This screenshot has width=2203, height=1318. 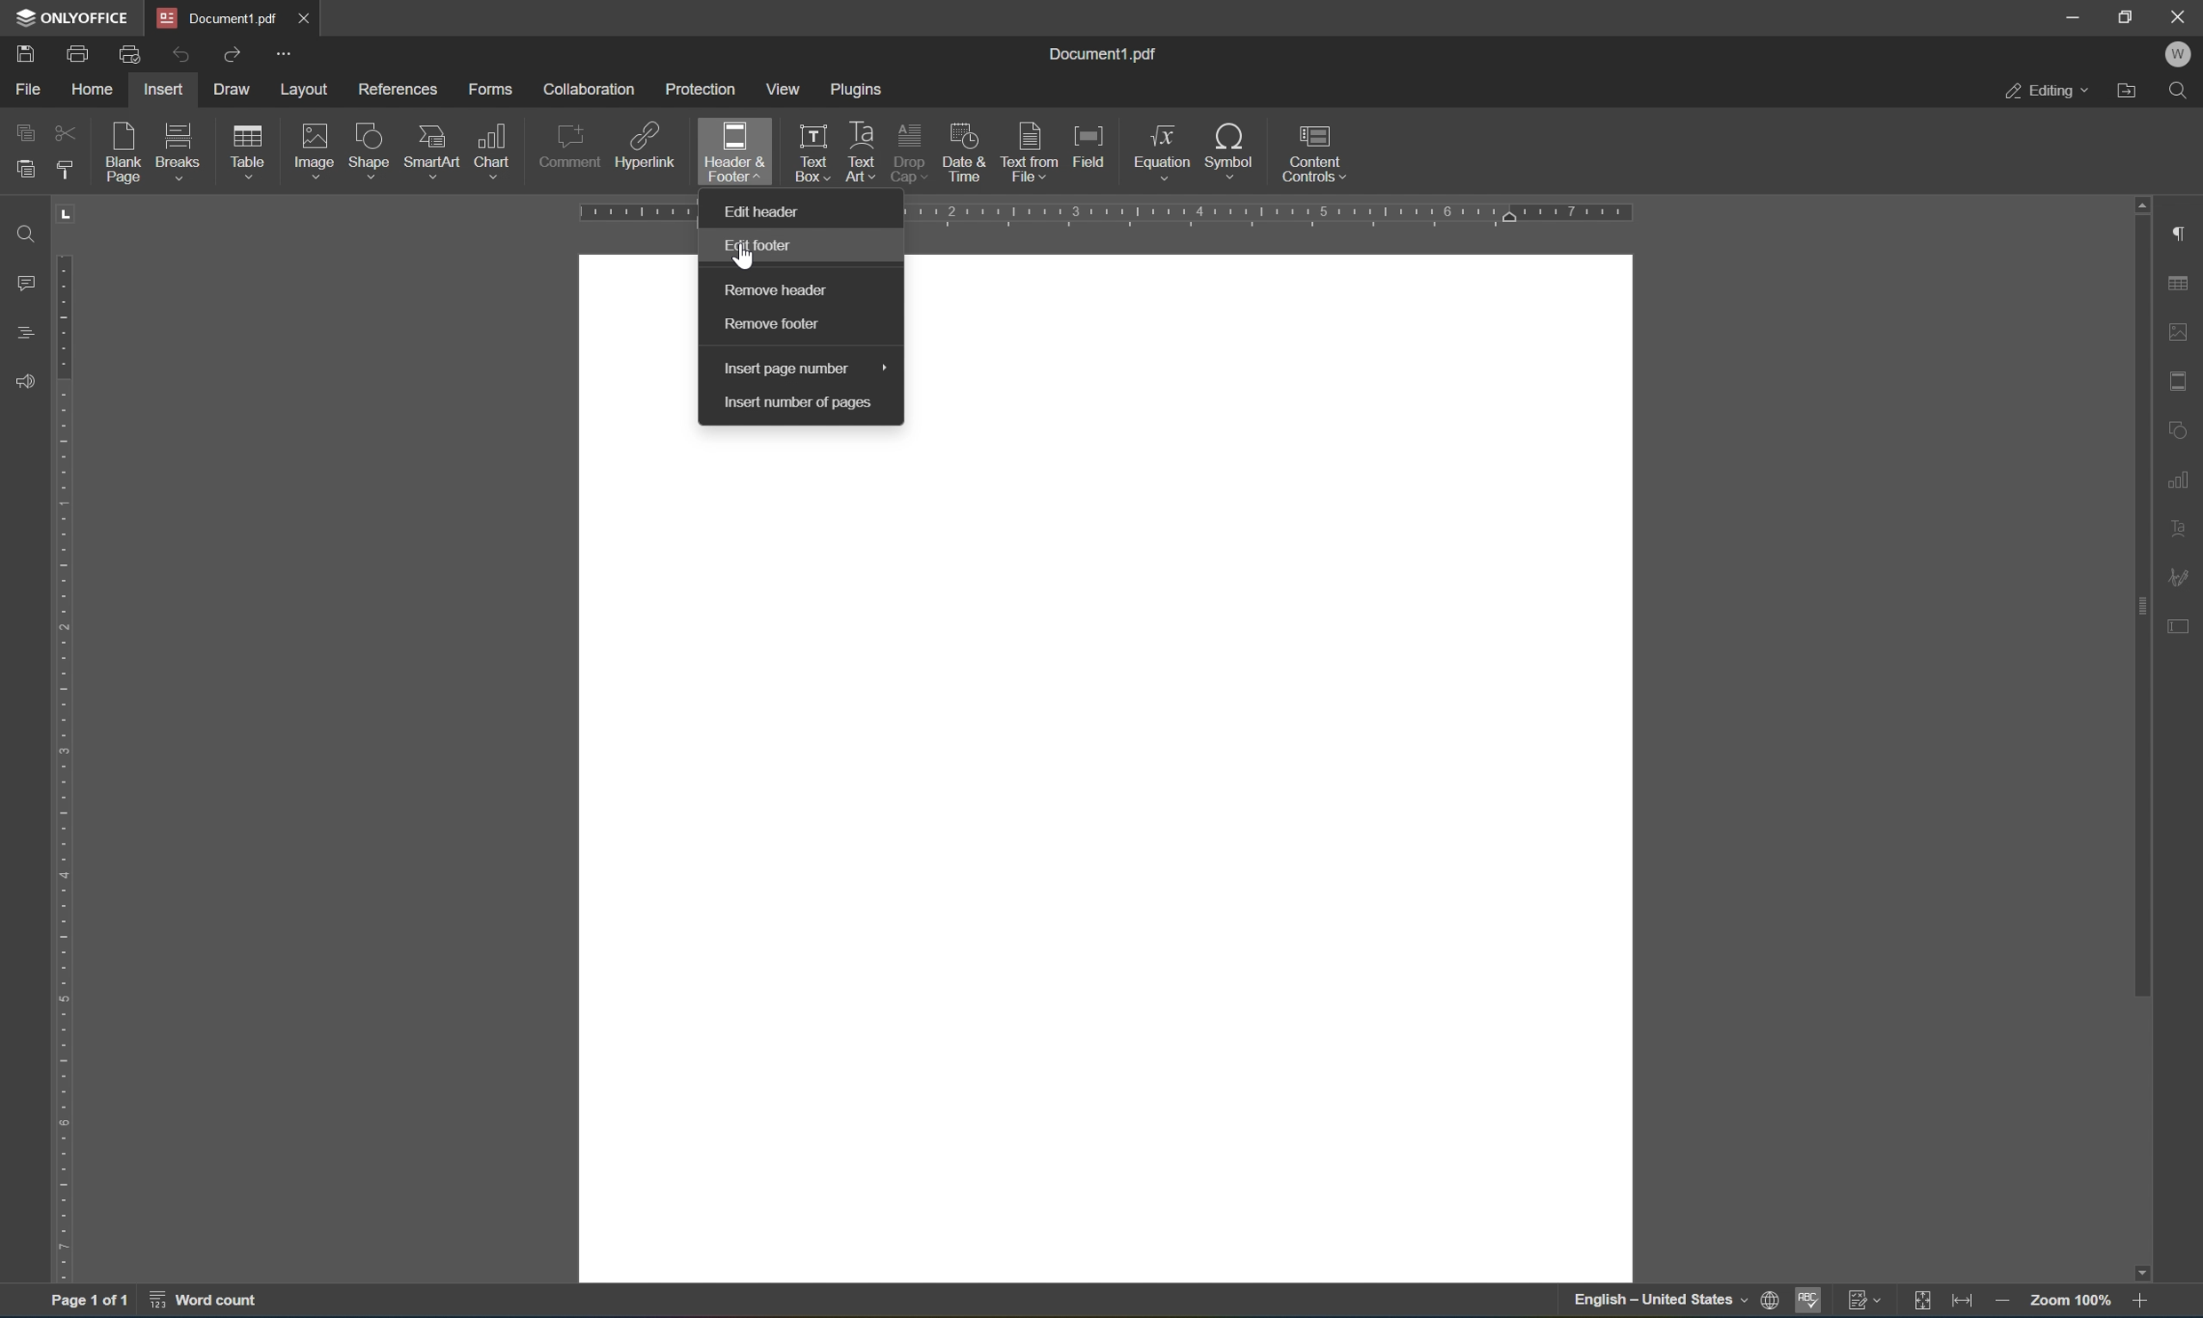 What do you see at coordinates (252, 154) in the screenshot?
I see `table` at bounding box center [252, 154].